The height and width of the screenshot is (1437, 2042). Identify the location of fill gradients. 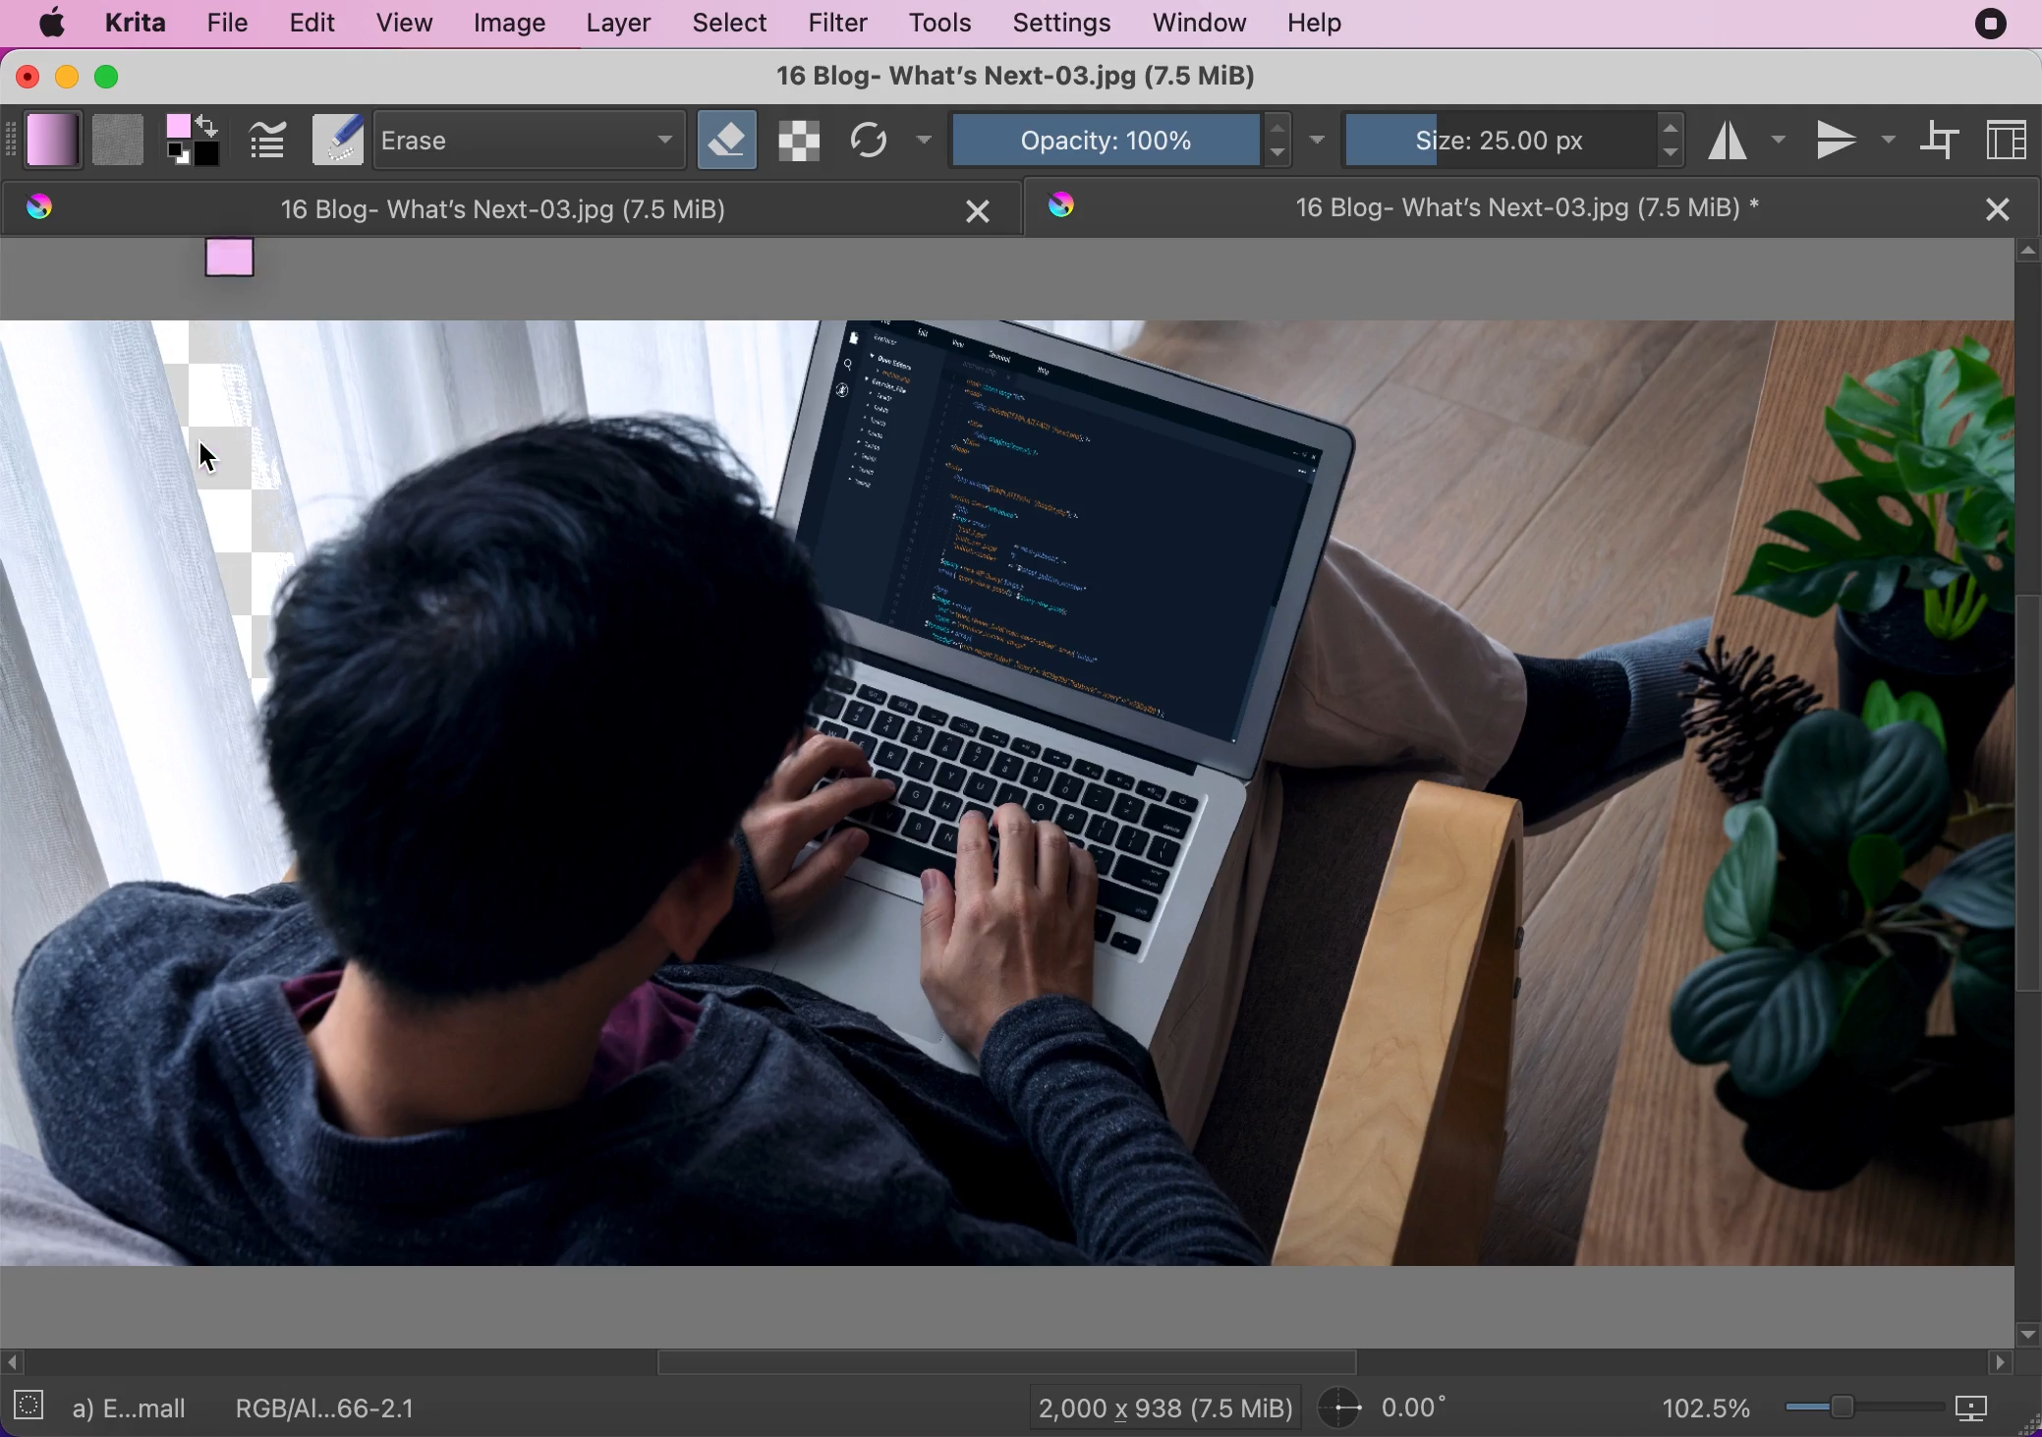
(54, 141).